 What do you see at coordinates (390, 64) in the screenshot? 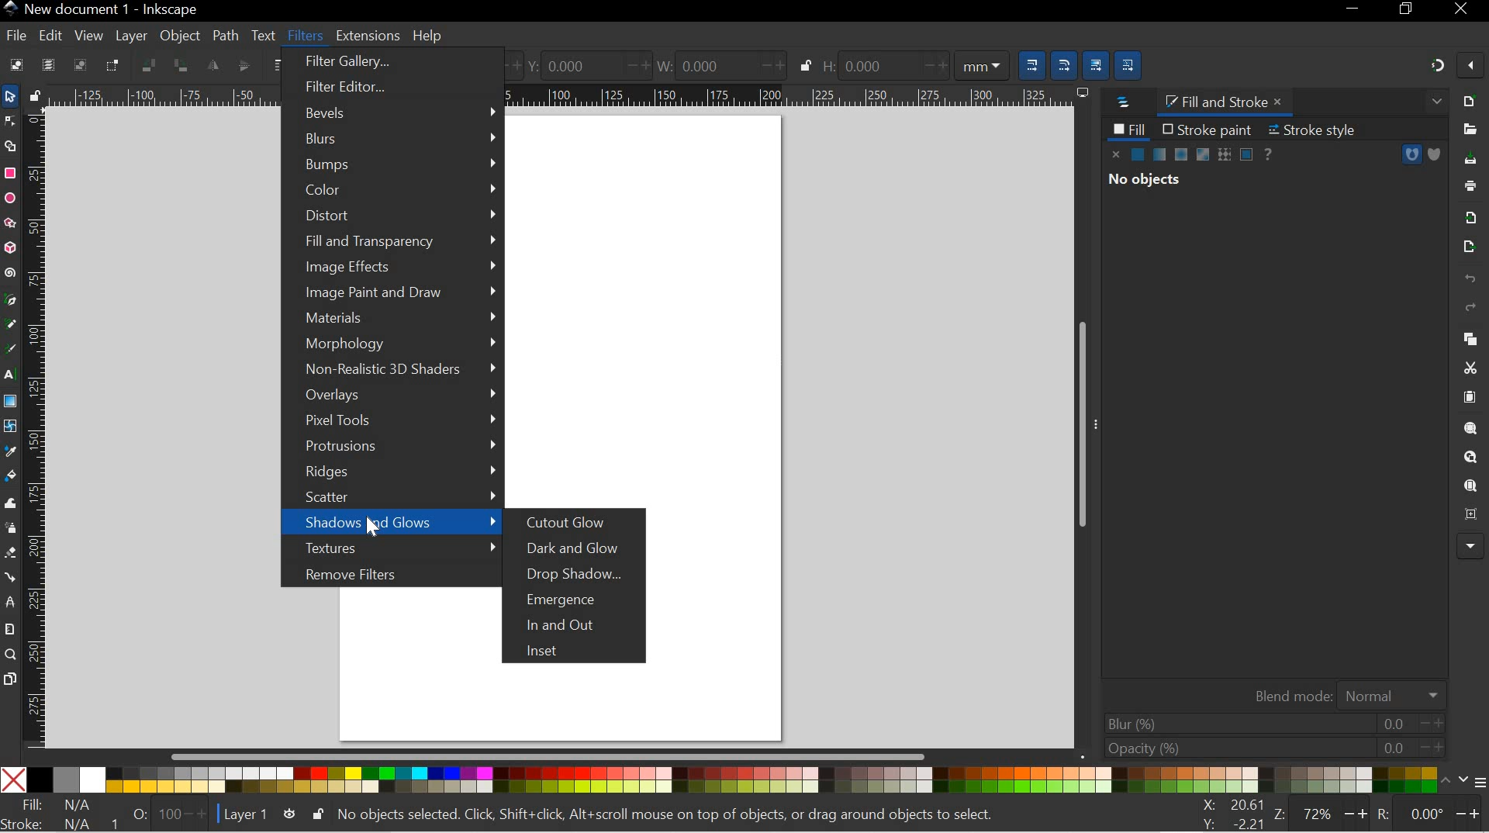
I see `FILTER GALLERY` at bounding box center [390, 64].